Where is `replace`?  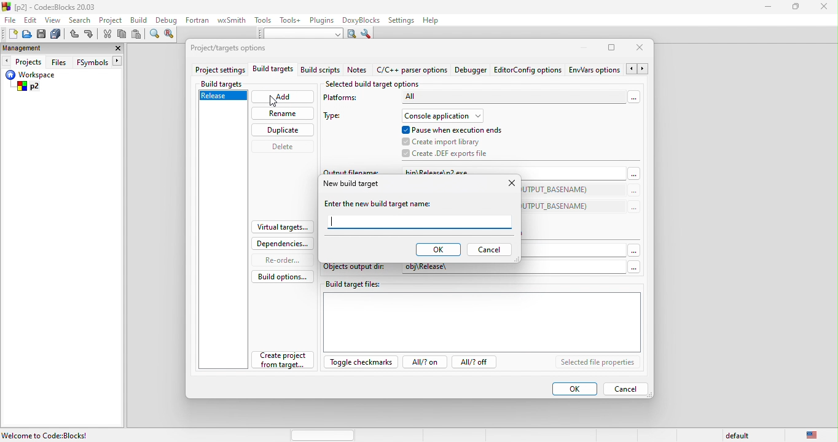
replace is located at coordinates (171, 34).